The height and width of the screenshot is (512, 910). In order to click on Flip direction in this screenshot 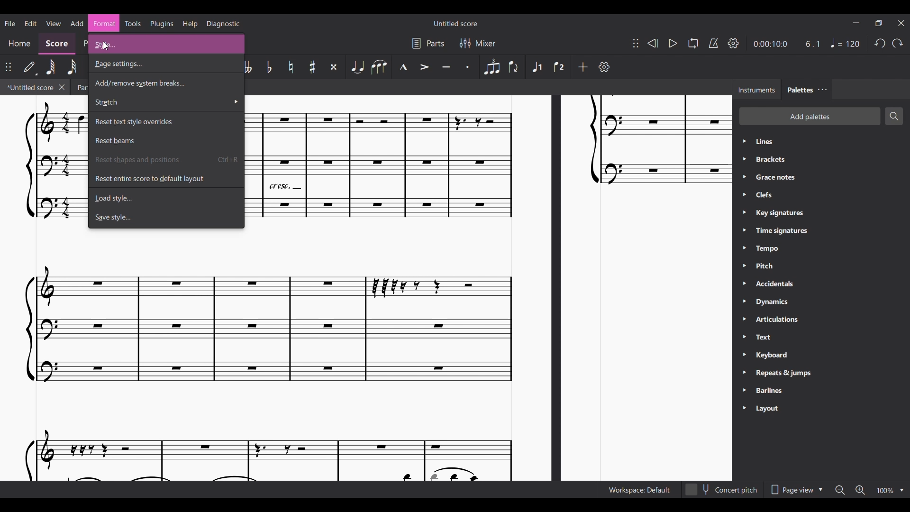, I will do `click(514, 67)`.